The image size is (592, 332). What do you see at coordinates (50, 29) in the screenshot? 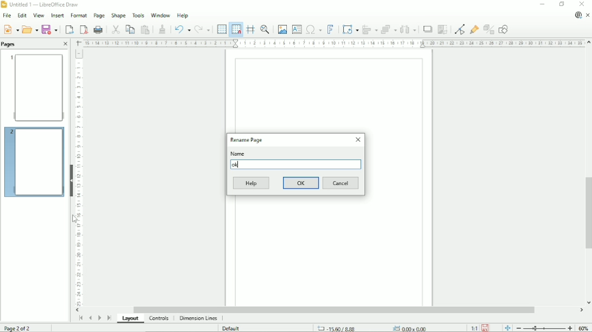
I see `Save` at bounding box center [50, 29].